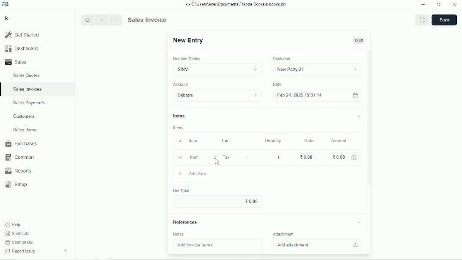 The height and width of the screenshot is (260, 462). I want to click on Sales, so click(17, 62).